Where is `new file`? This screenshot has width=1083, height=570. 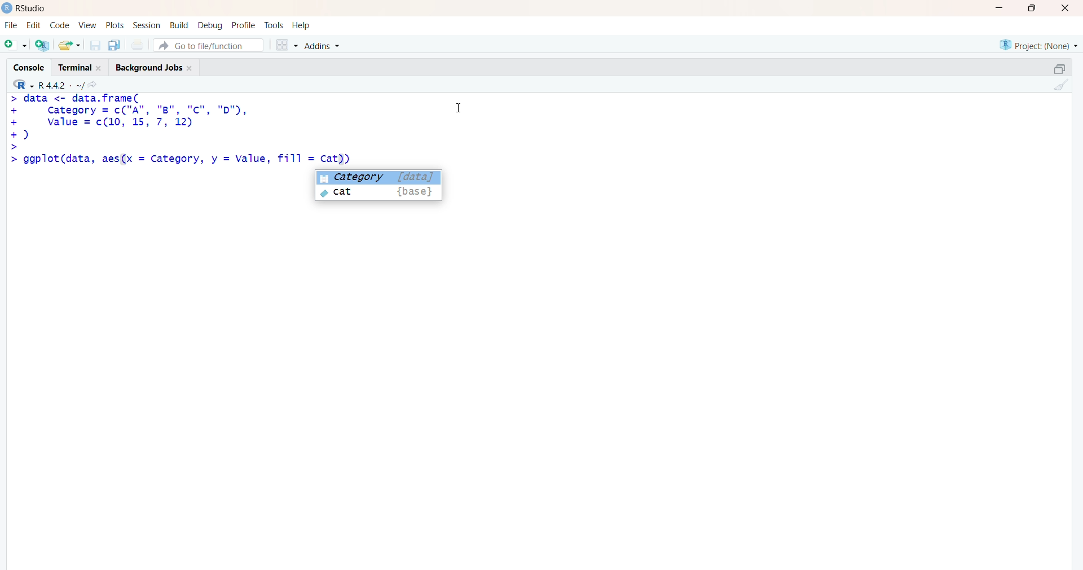
new file is located at coordinates (15, 43).